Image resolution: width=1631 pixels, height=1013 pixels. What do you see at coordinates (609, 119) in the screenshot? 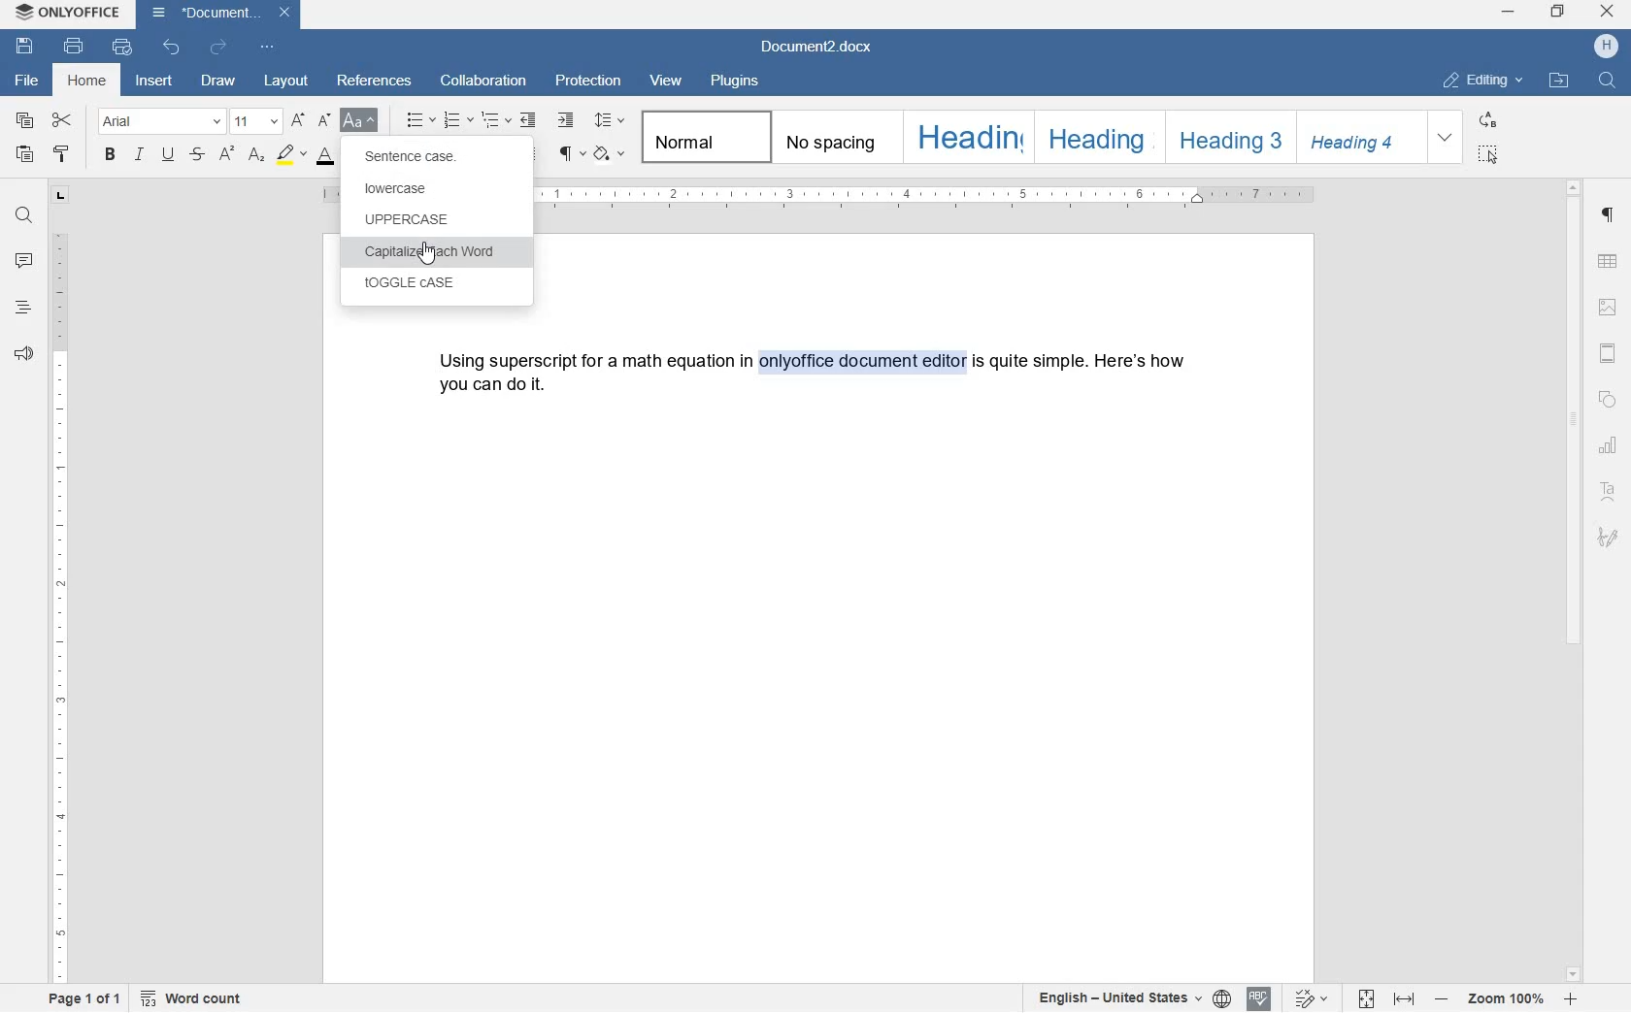
I see `paragraph line spacing` at bounding box center [609, 119].